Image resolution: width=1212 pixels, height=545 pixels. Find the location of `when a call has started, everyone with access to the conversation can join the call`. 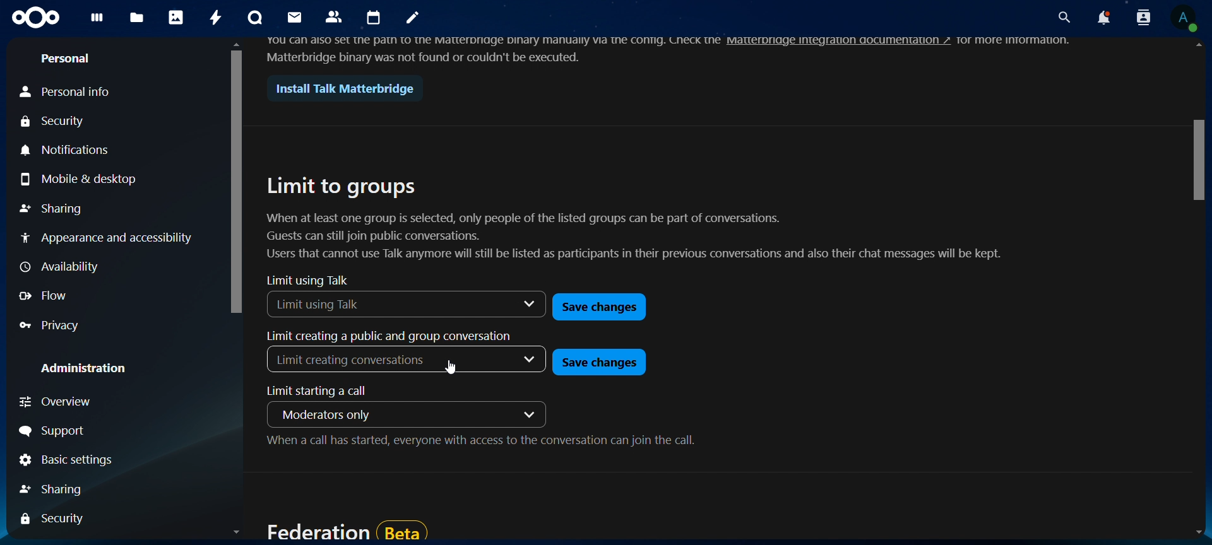

when a call has started, everyone with access to the conversation can join the call is located at coordinates (480, 443).